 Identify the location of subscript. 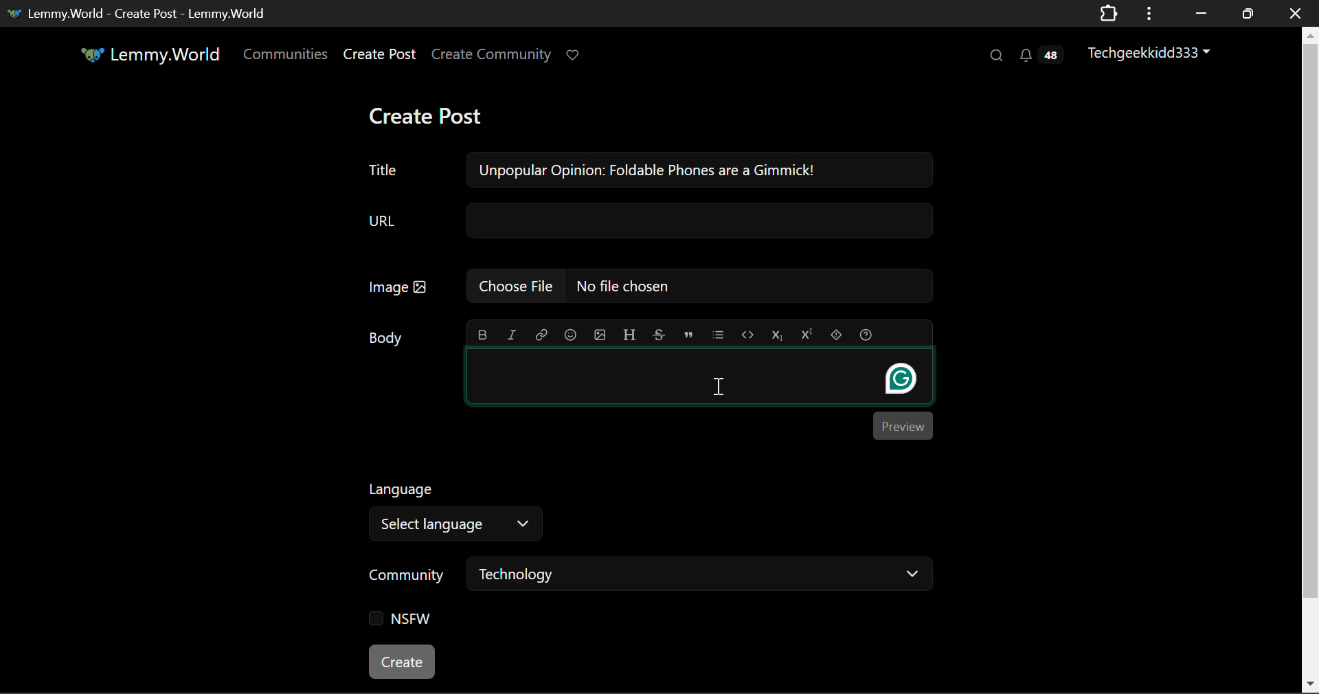
(778, 333).